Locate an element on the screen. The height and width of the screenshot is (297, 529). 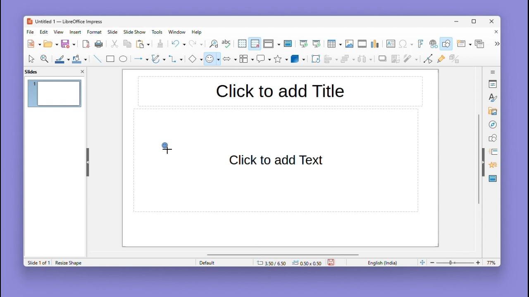
Align is located at coordinates (331, 59).